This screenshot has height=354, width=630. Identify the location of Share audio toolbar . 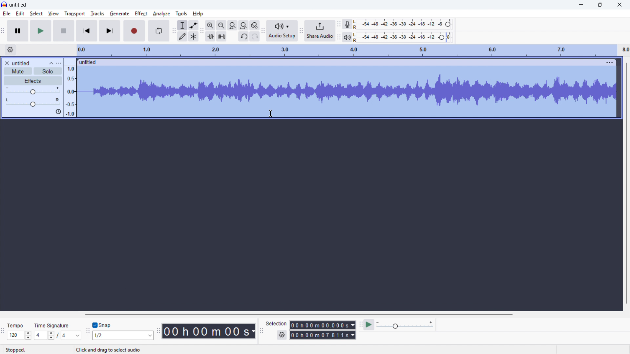
(301, 31).